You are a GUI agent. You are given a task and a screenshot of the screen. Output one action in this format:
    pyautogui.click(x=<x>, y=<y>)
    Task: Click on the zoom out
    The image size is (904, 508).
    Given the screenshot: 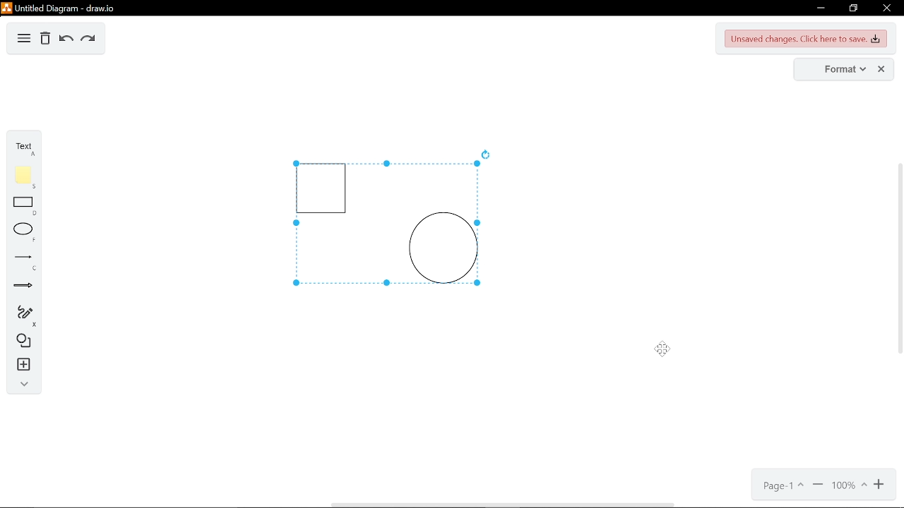 What is the action you would take?
    pyautogui.click(x=818, y=486)
    